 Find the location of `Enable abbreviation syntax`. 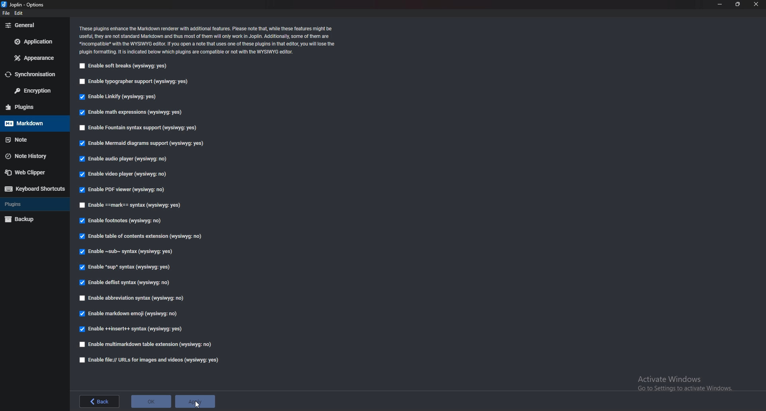

Enable abbreviation syntax is located at coordinates (132, 299).